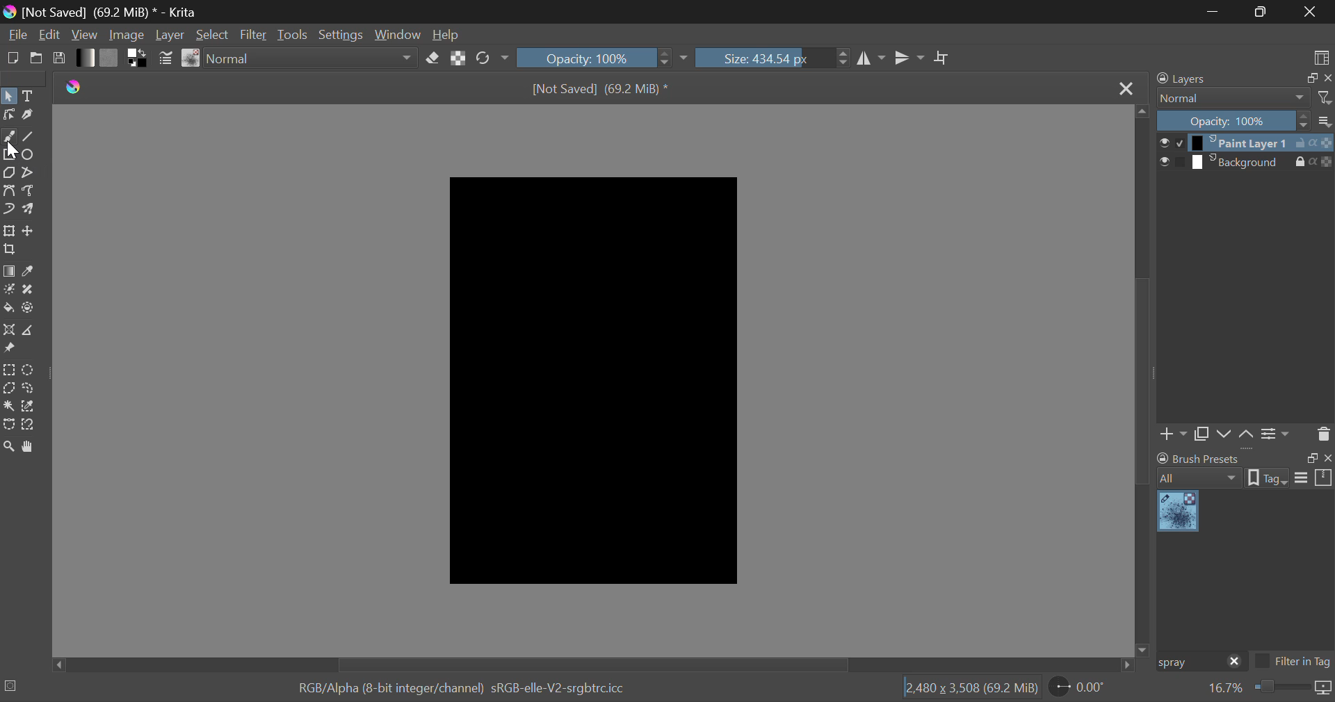 Image resolution: width=1335 pixels, height=702 pixels. Describe the element at coordinates (10, 272) in the screenshot. I see `Gradient Fill` at that location.